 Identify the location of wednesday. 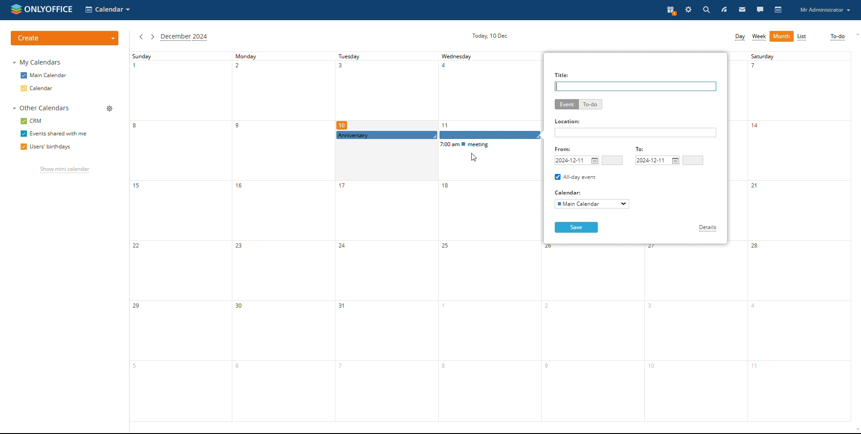
(489, 237).